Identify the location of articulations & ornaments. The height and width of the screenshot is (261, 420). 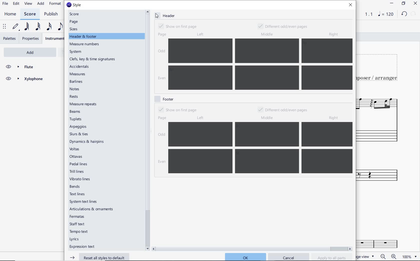
(93, 209).